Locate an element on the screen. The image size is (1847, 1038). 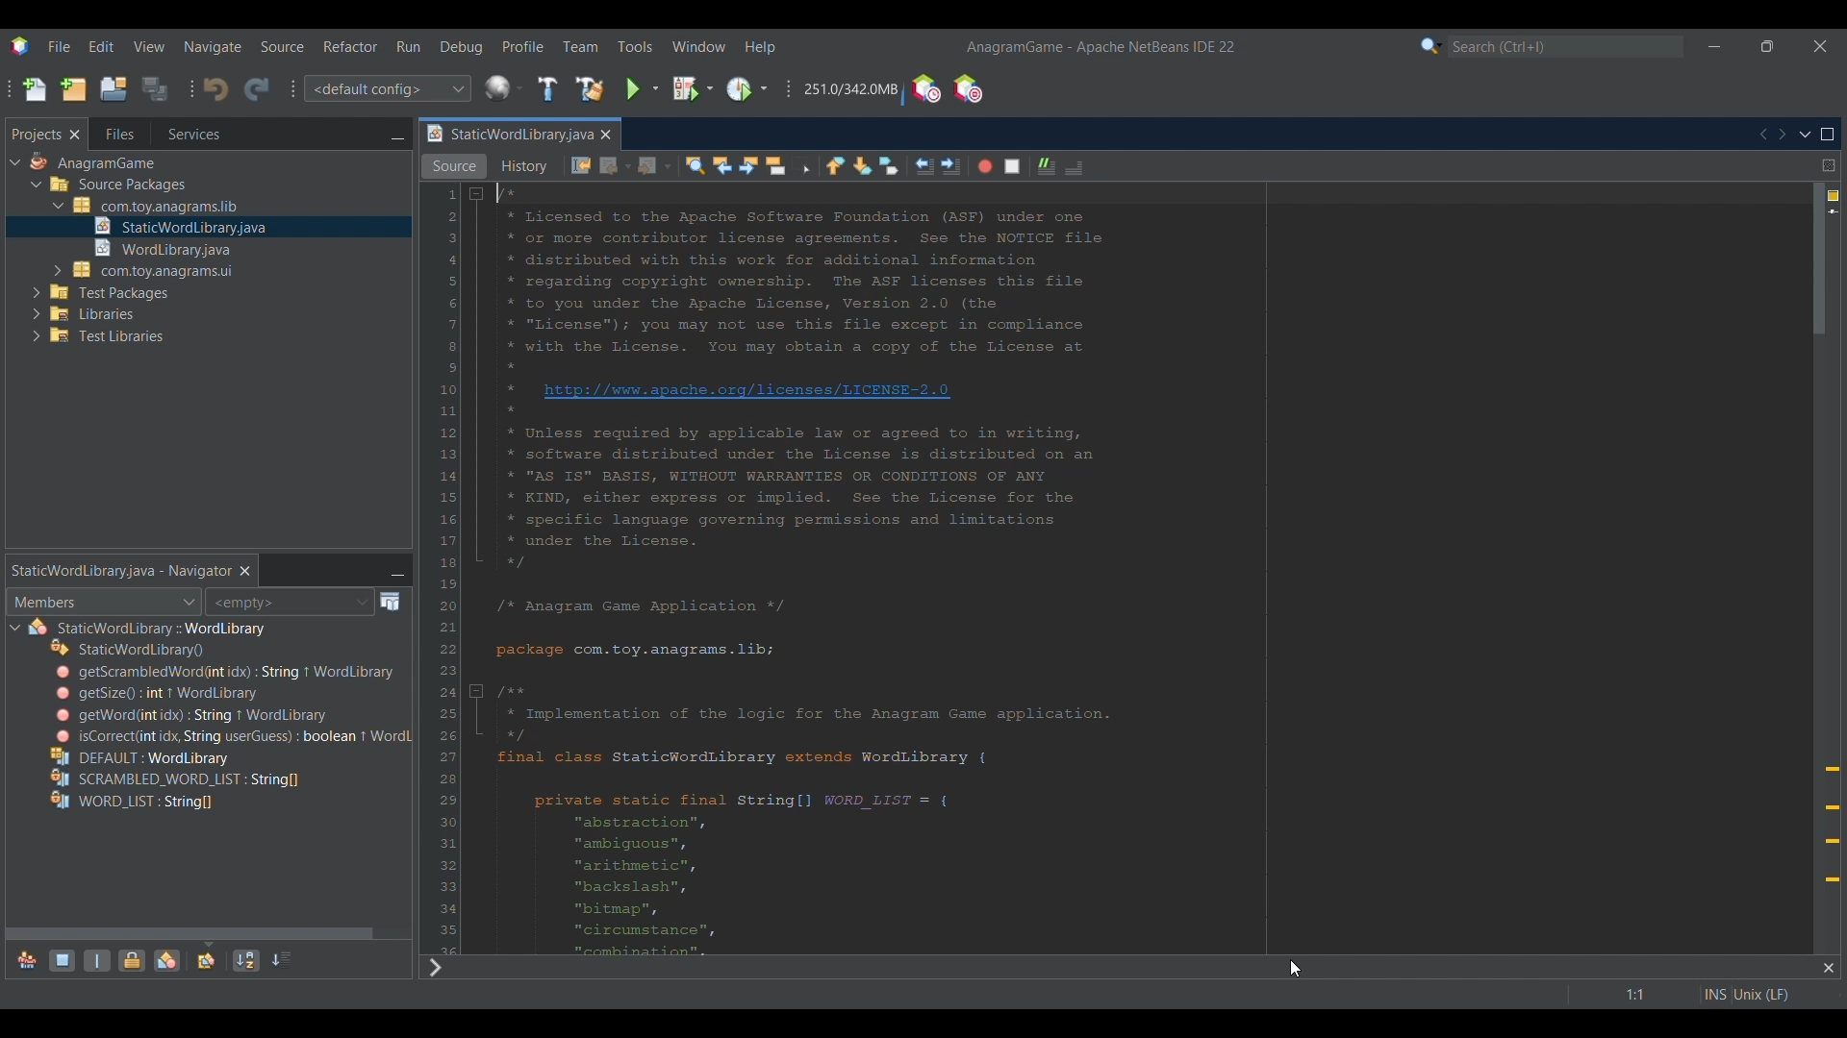
Close is located at coordinates (1828, 968).